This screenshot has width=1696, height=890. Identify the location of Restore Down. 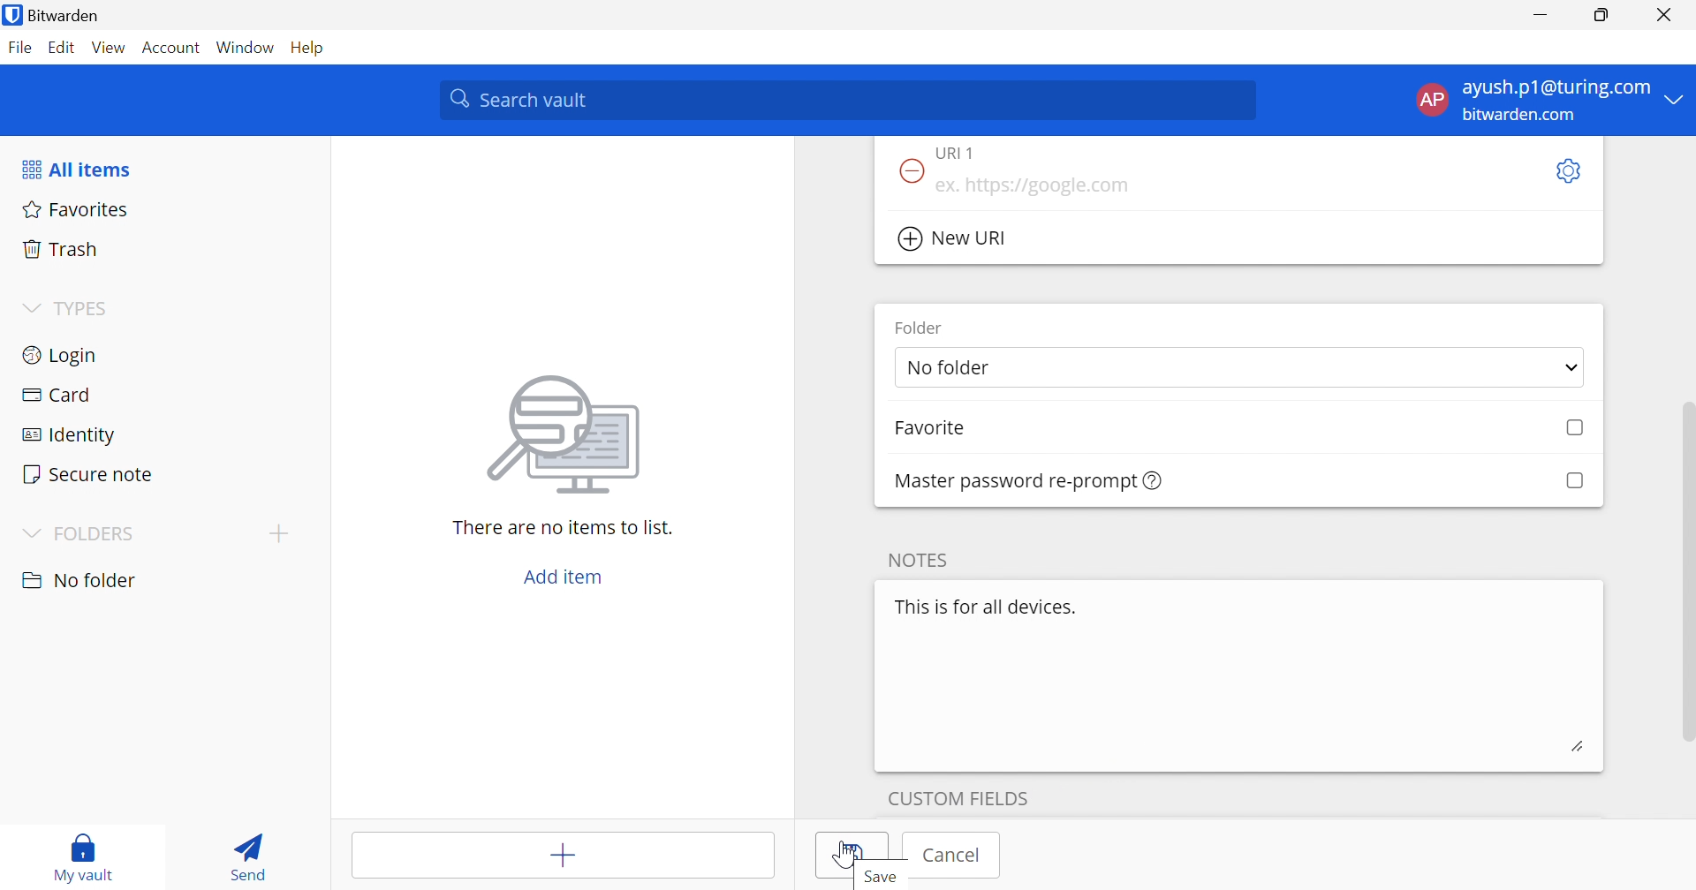
(1602, 15).